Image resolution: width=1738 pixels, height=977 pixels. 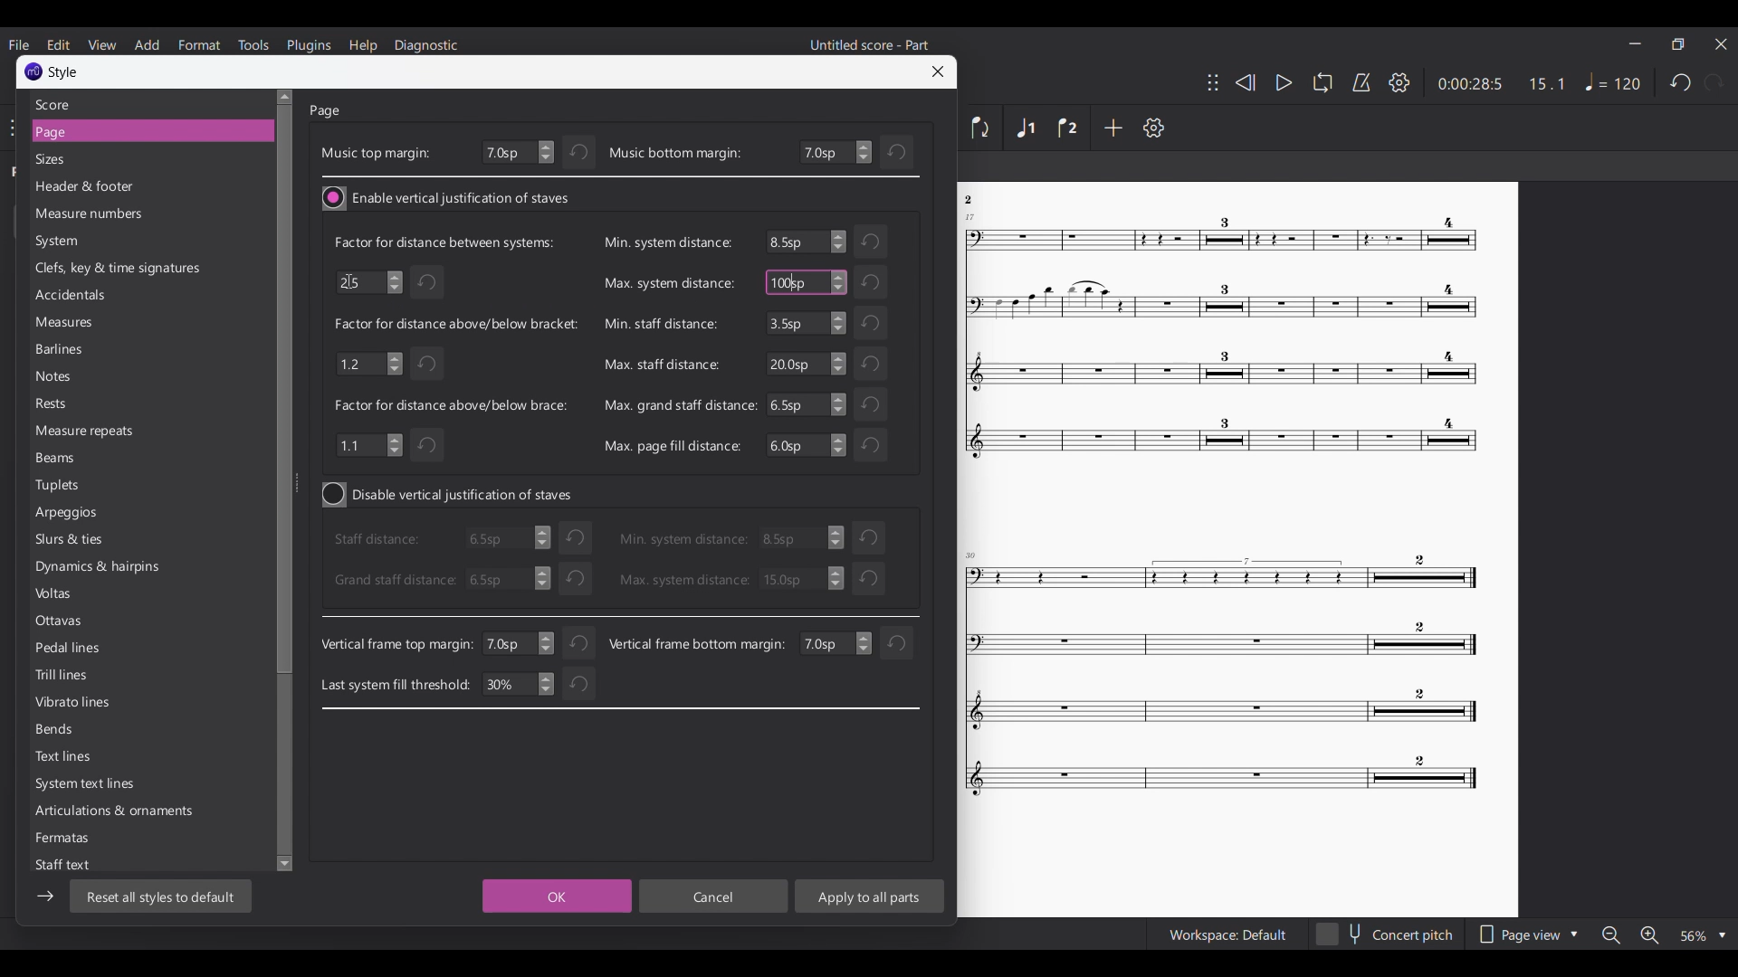 What do you see at coordinates (95, 732) in the screenshot?
I see `Bends` at bounding box center [95, 732].